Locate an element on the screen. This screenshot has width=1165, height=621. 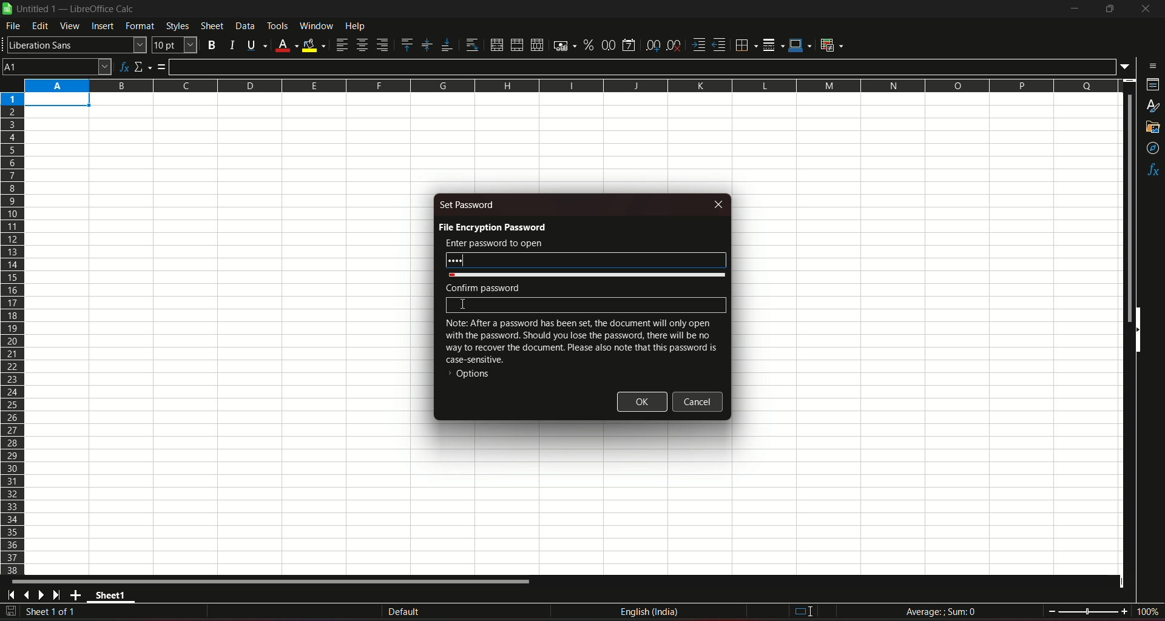
decrease indent is located at coordinates (720, 45).